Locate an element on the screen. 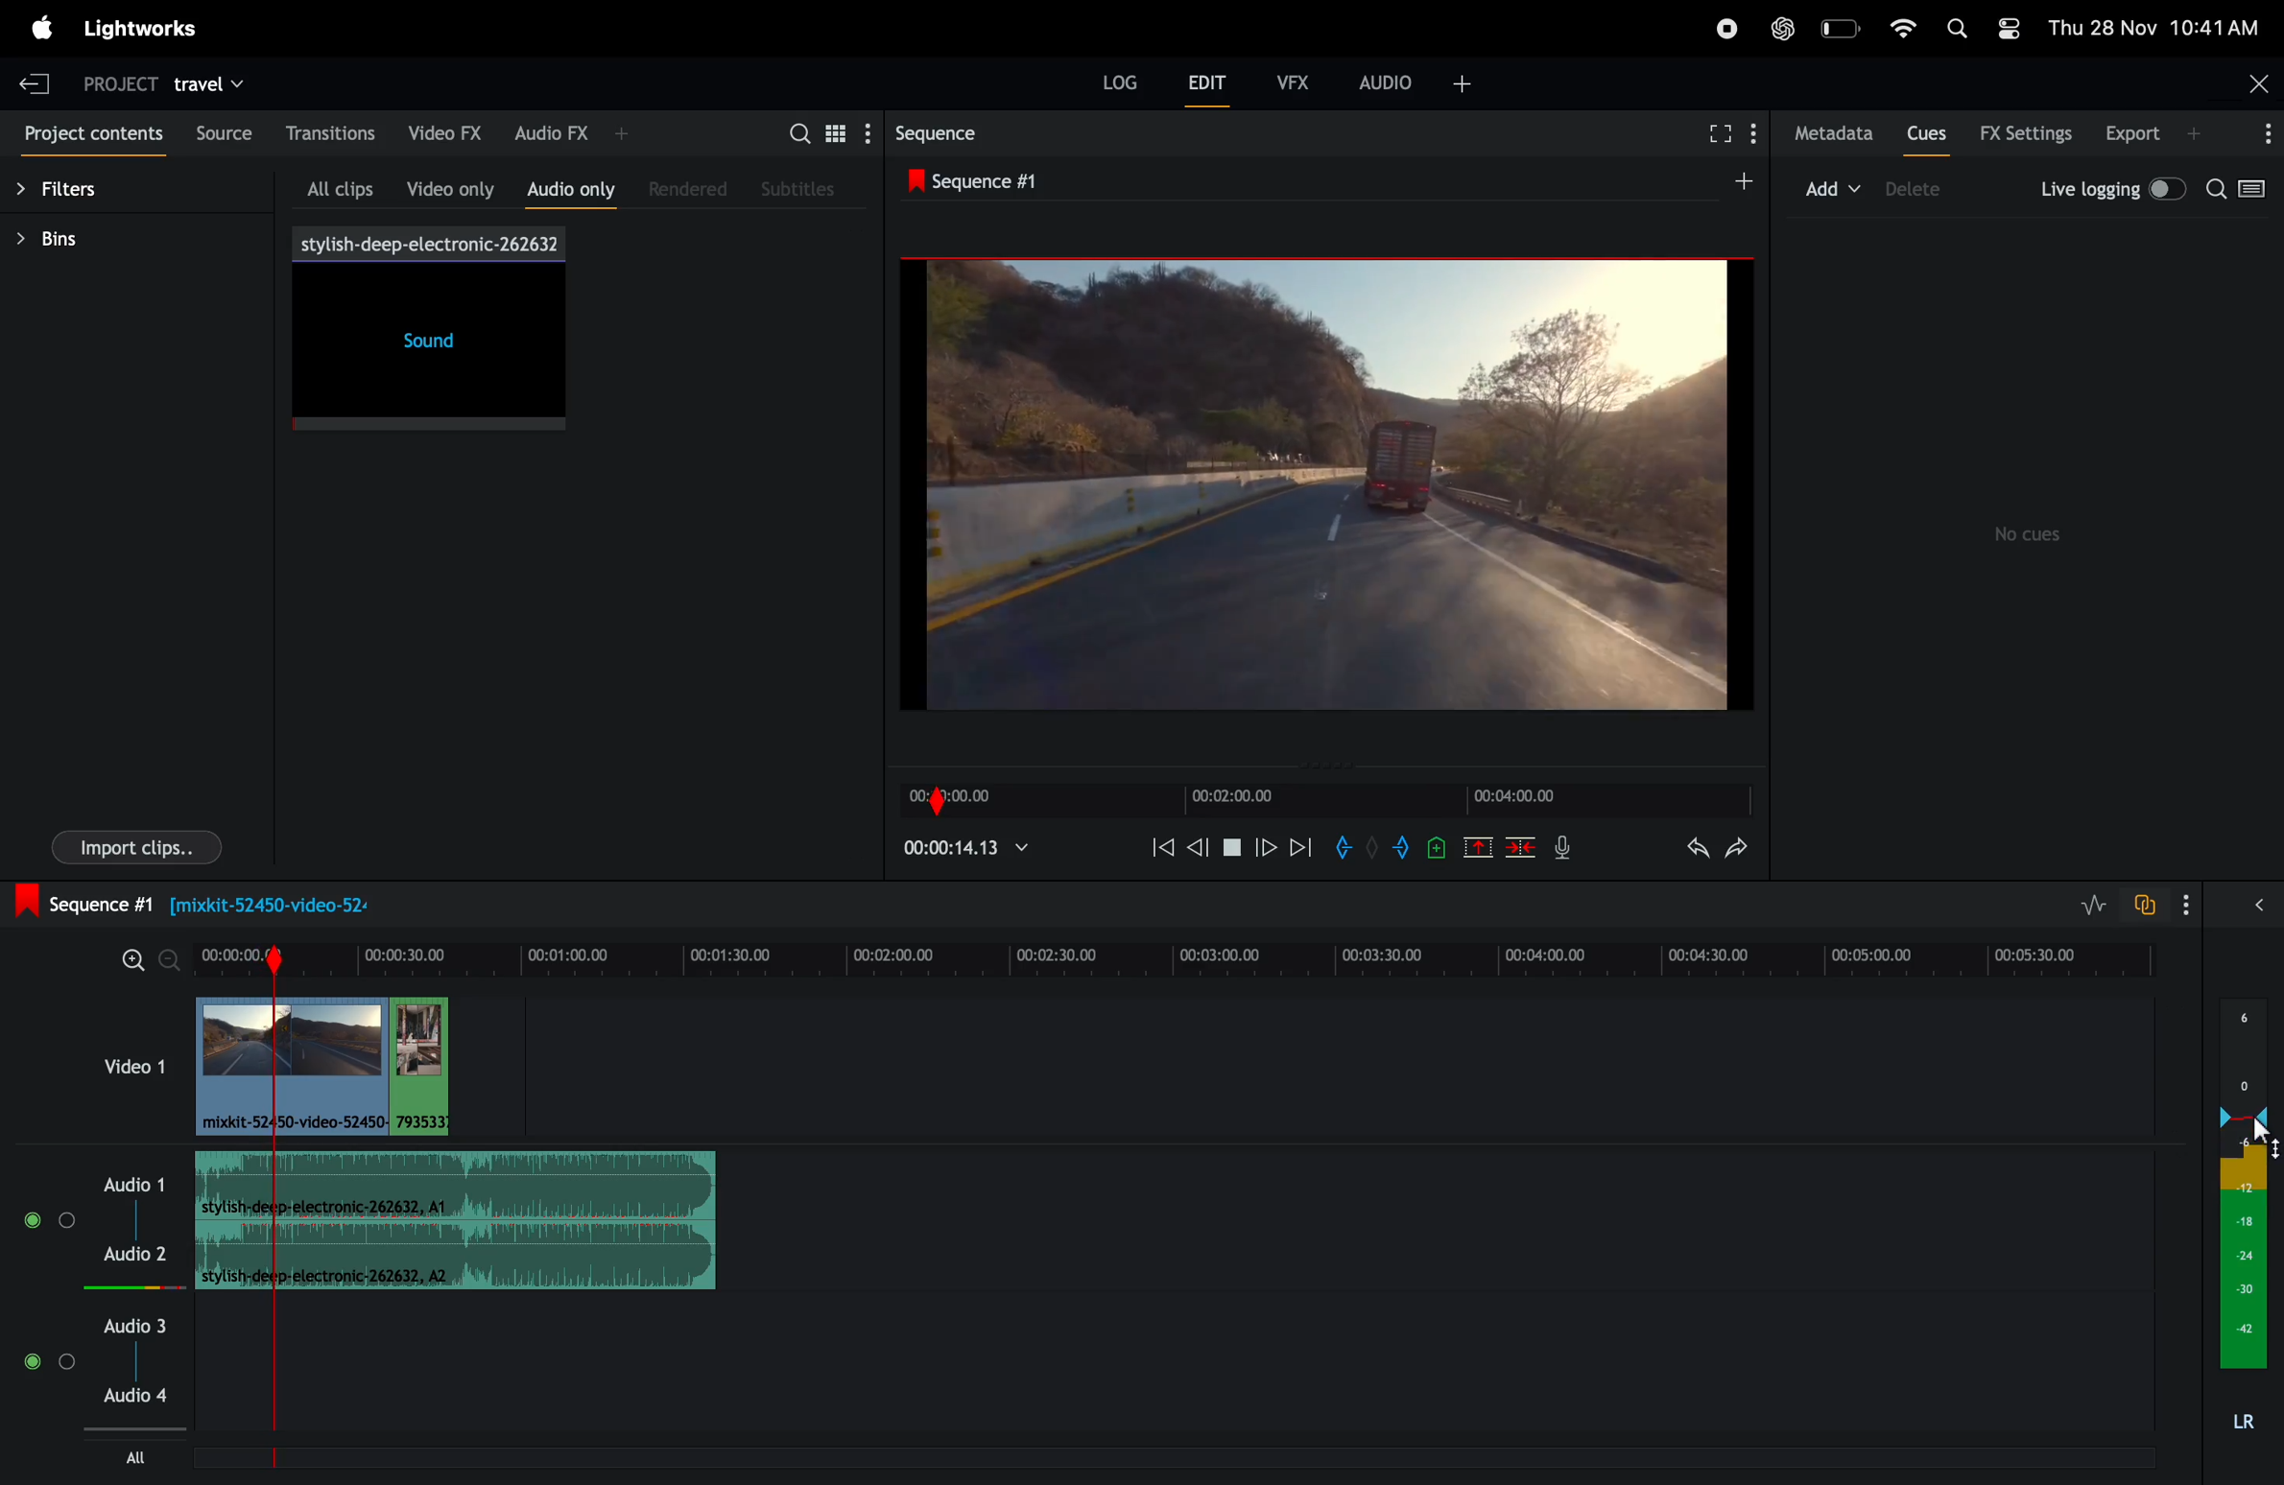 The width and height of the screenshot is (2284, 1485). audio clips is located at coordinates (345, 1062).